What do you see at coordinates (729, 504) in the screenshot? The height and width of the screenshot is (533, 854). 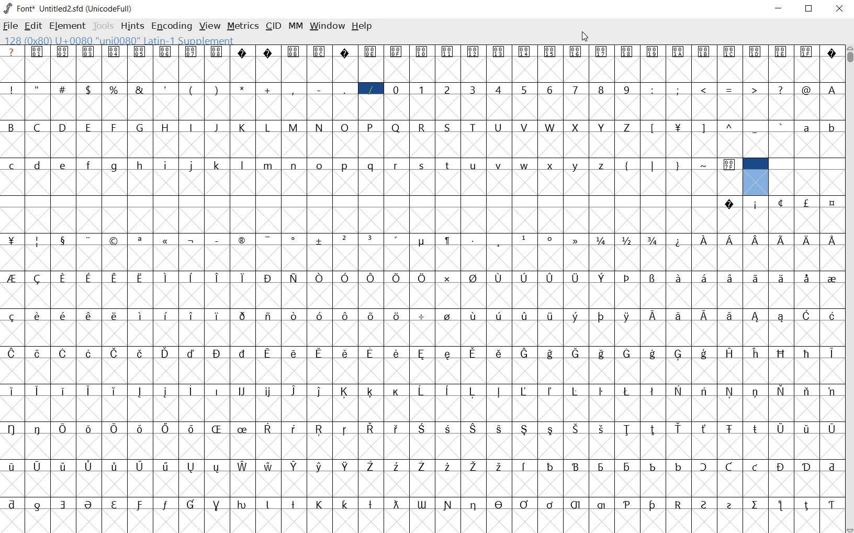 I see `Symbol` at bounding box center [729, 504].